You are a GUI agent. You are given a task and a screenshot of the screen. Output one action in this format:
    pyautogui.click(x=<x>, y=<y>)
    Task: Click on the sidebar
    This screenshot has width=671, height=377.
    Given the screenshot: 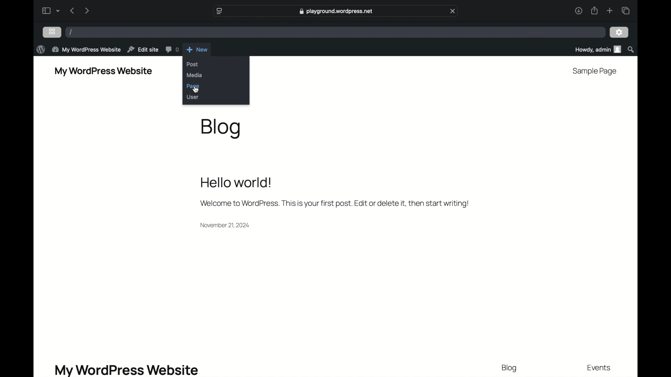 What is the action you would take?
    pyautogui.click(x=46, y=10)
    